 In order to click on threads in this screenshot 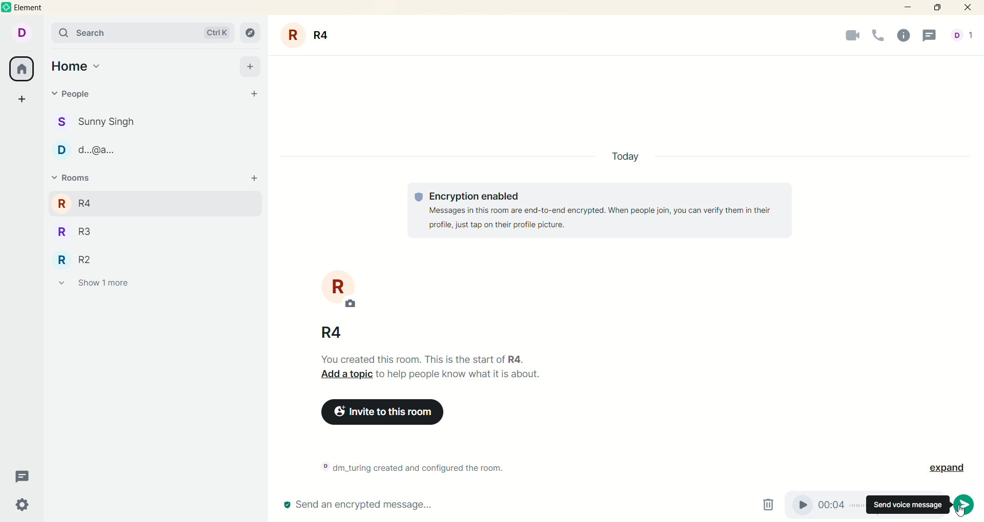, I will do `click(933, 36)`.